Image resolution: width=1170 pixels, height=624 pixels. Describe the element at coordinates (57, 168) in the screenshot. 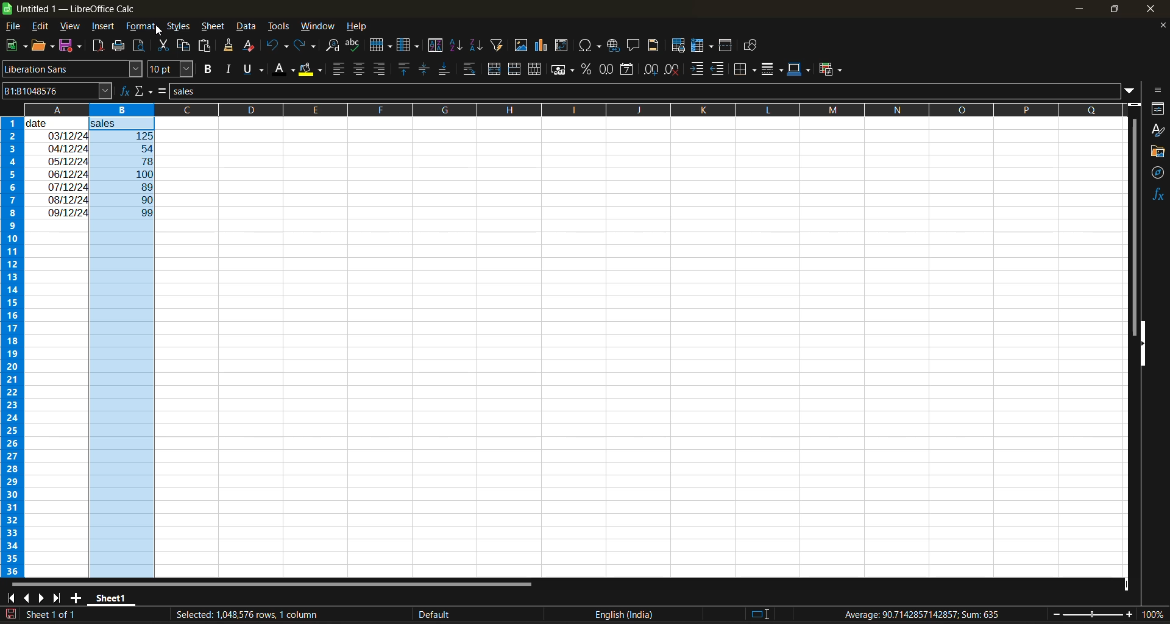

I see `data` at that location.